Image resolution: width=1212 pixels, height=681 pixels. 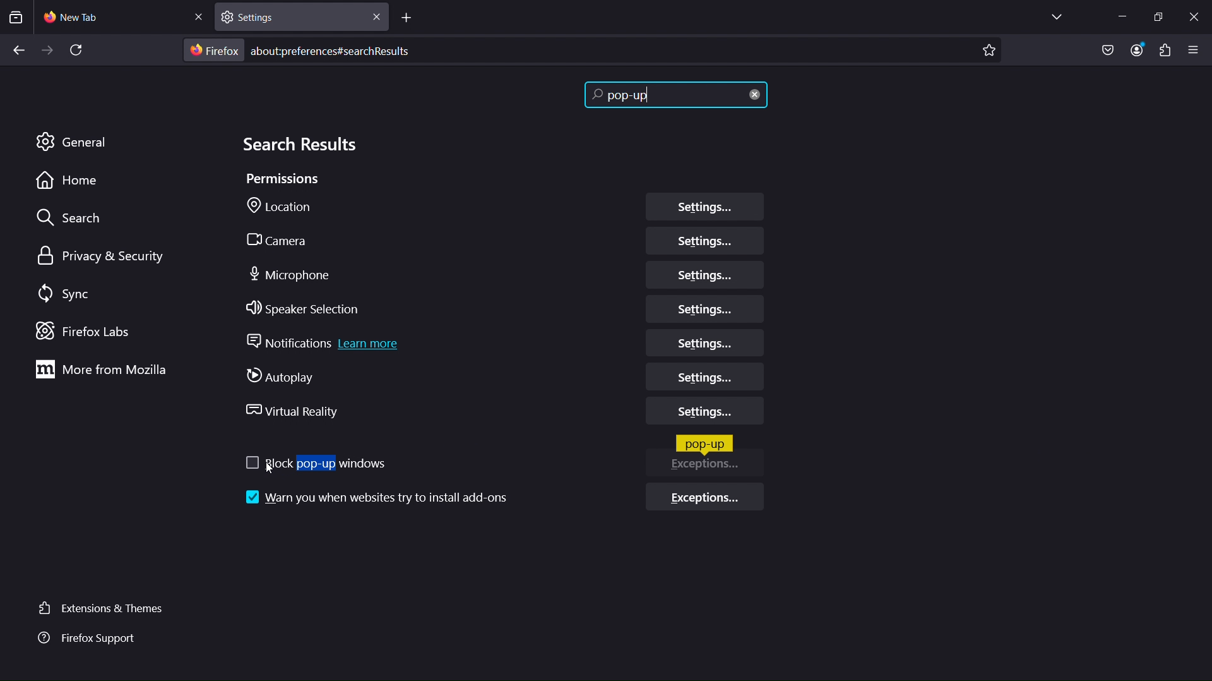 What do you see at coordinates (410, 18) in the screenshot?
I see `Add tab` at bounding box center [410, 18].